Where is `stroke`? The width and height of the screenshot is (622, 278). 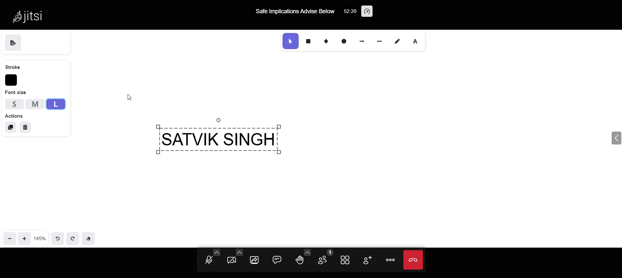
stroke is located at coordinates (15, 67).